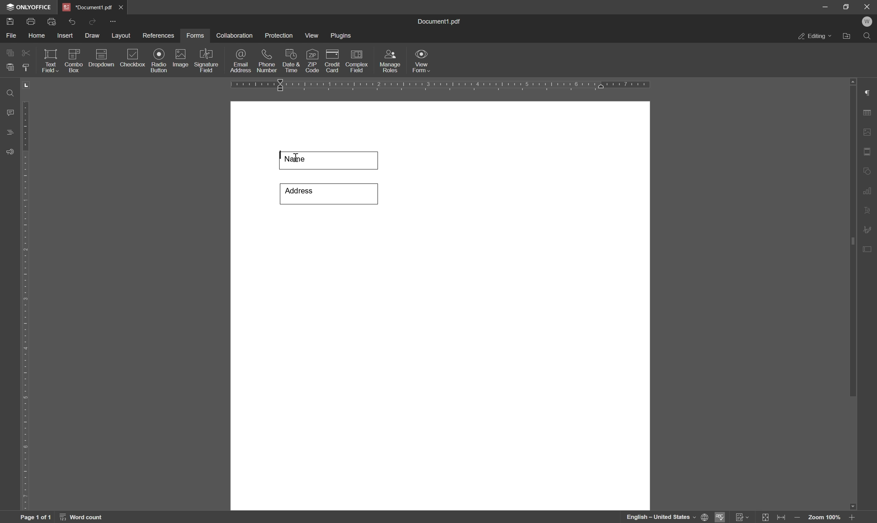 Image resolution: width=877 pixels, height=523 pixels. What do you see at coordinates (83, 517) in the screenshot?
I see `word count` at bounding box center [83, 517].